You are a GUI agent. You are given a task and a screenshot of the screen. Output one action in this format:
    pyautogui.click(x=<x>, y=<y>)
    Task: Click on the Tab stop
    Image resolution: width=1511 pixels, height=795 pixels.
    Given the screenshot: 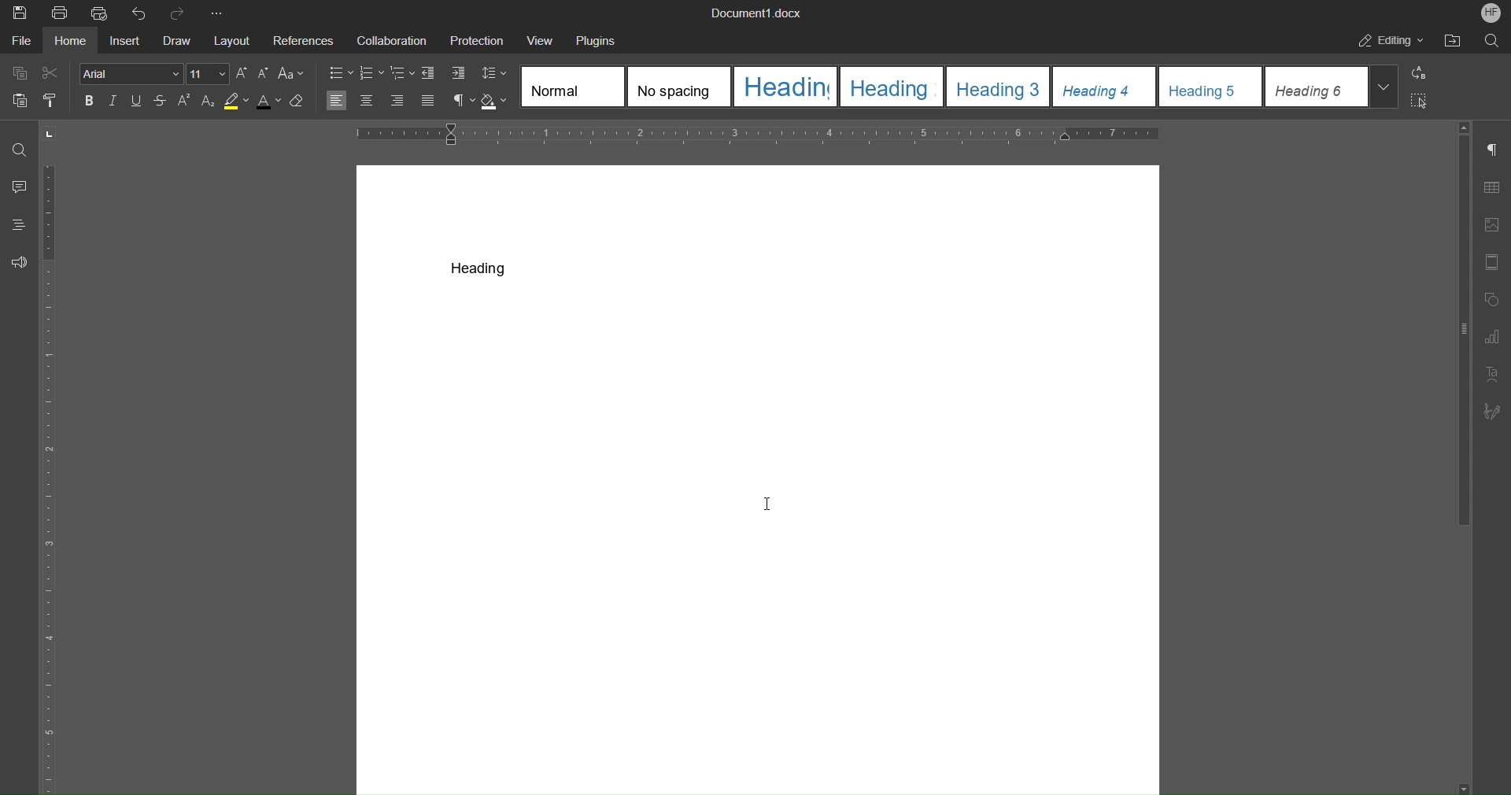 What is the action you would take?
    pyautogui.click(x=55, y=135)
    